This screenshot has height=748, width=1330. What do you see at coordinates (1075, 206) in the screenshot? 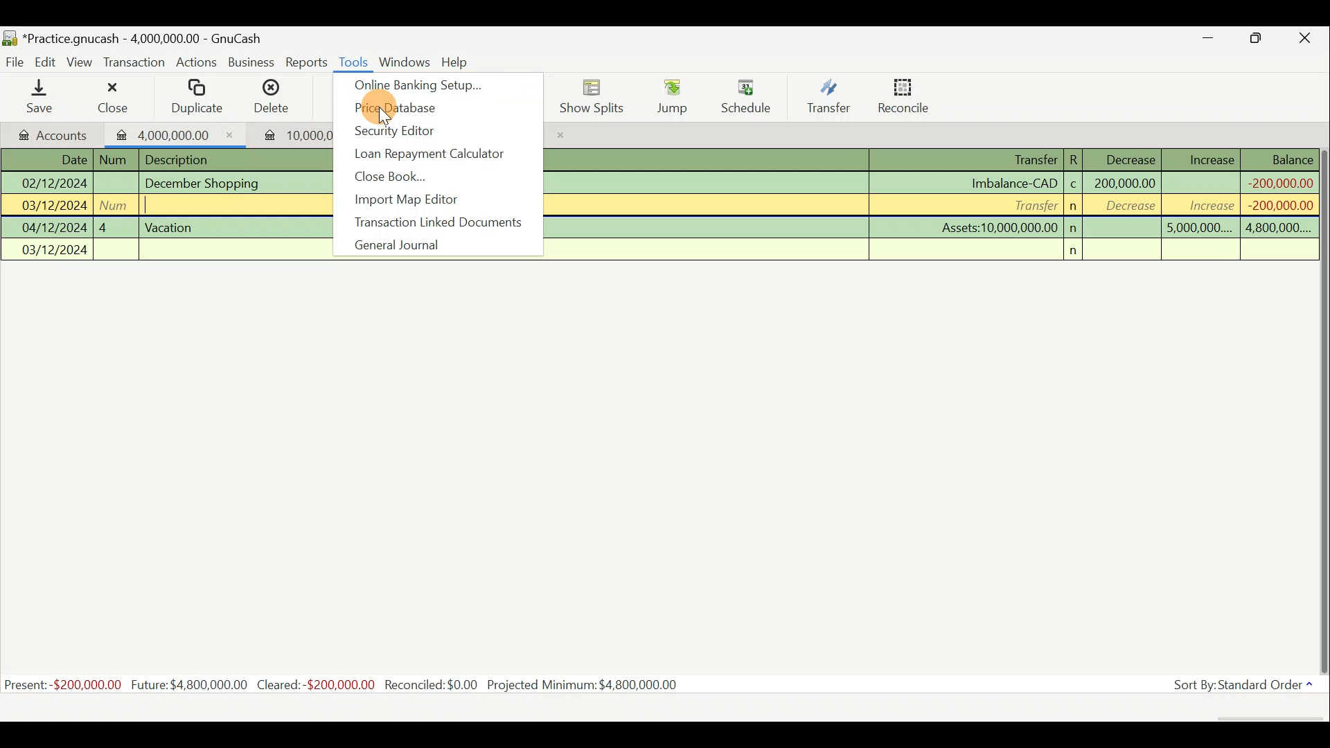
I see `n` at bounding box center [1075, 206].